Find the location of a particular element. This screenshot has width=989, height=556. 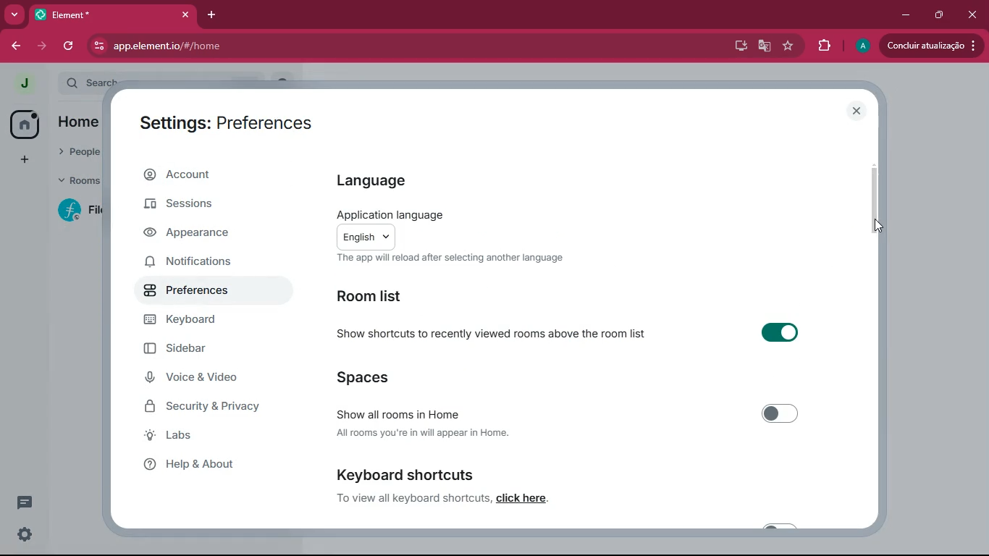

filecoin lotus implementation is located at coordinates (79, 210).